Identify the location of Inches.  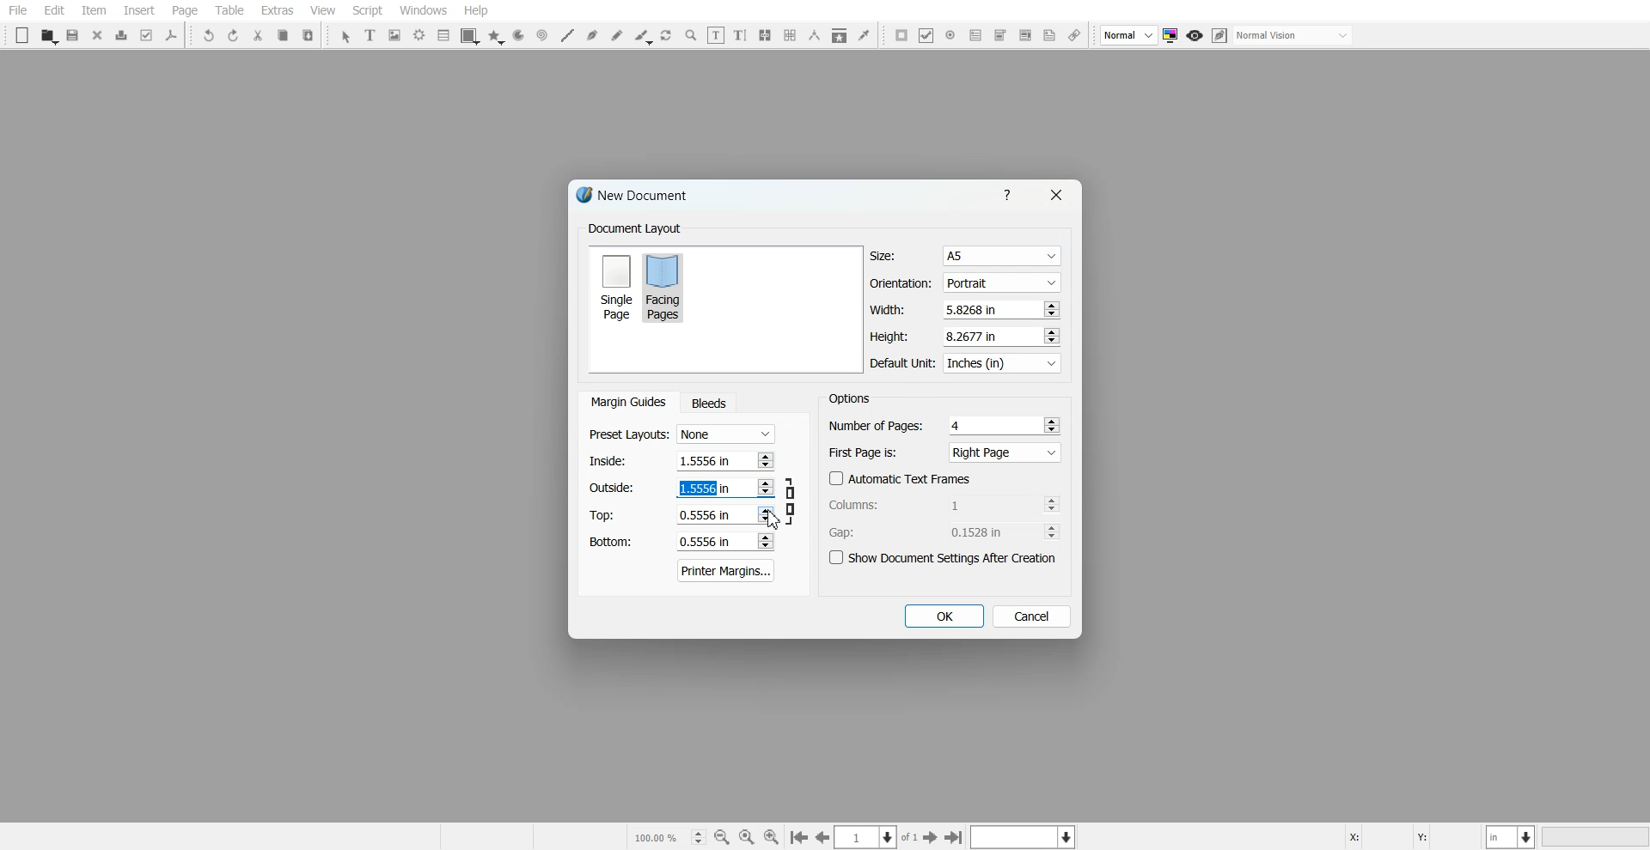
(1002, 364).